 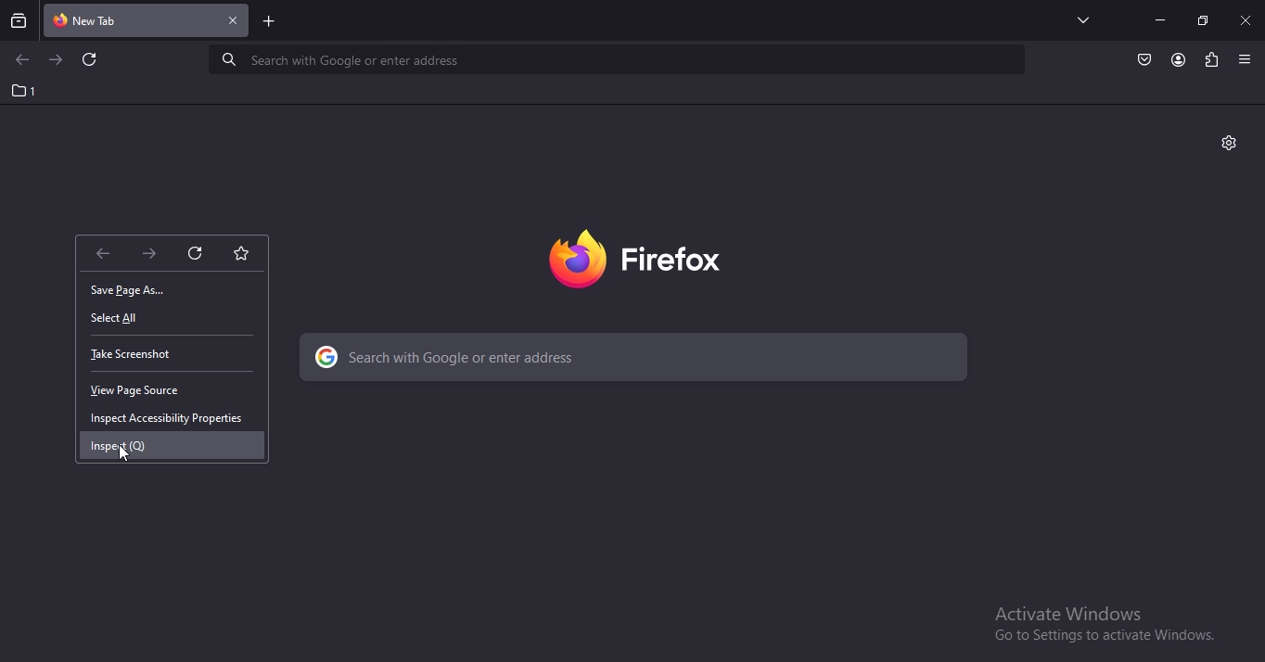 I want to click on go forward onepage, so click(x=149, y=254).